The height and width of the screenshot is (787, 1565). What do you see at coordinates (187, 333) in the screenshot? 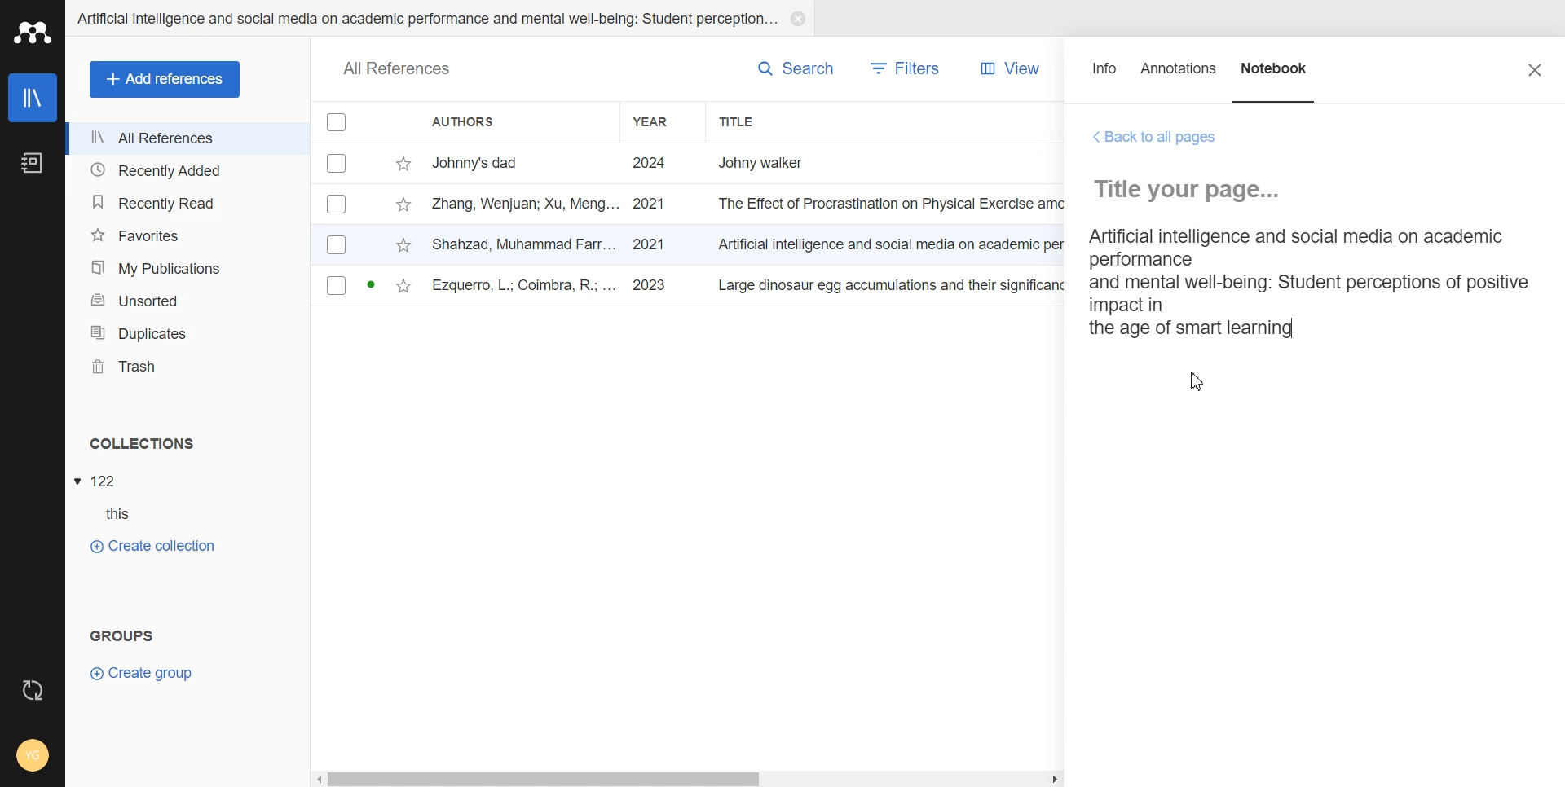
I see `Duplicates` at bounding box center [187, 333].